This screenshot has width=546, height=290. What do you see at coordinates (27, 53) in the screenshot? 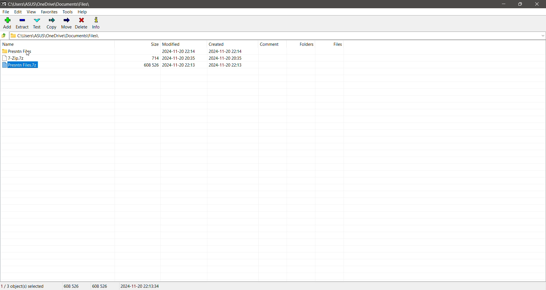
I see `cursor` at bounding box center [27, 53].